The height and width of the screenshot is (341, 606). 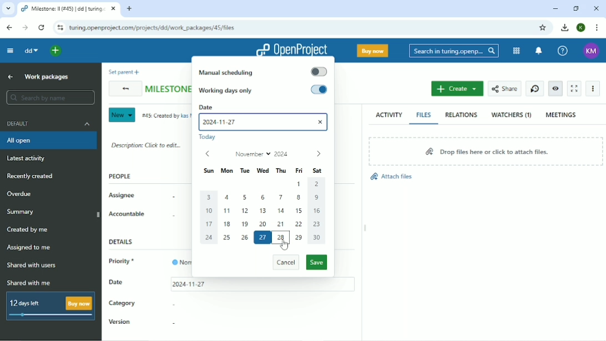 What do you see at coordinates (517, 51) in the screenshot?
I see `Modules` at bounding box center [517, 51].